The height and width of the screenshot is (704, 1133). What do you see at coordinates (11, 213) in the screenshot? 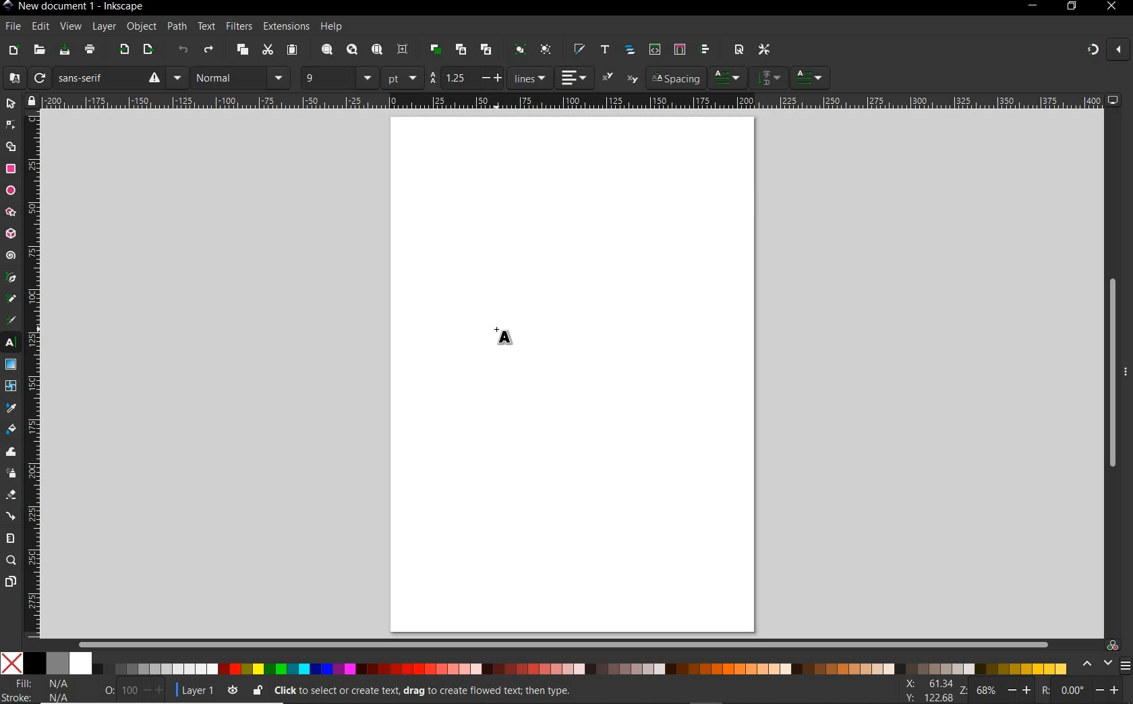
I see `star tool` at bounding box center [11, 213].